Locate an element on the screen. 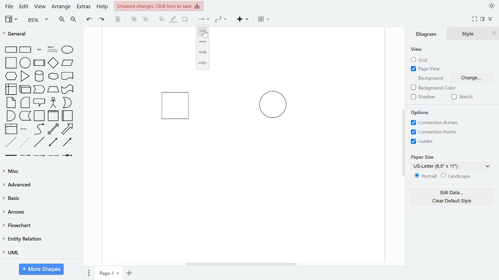 The height and width of the screenshot is (280, 499). clear default style is located at coordinates (452, 201).